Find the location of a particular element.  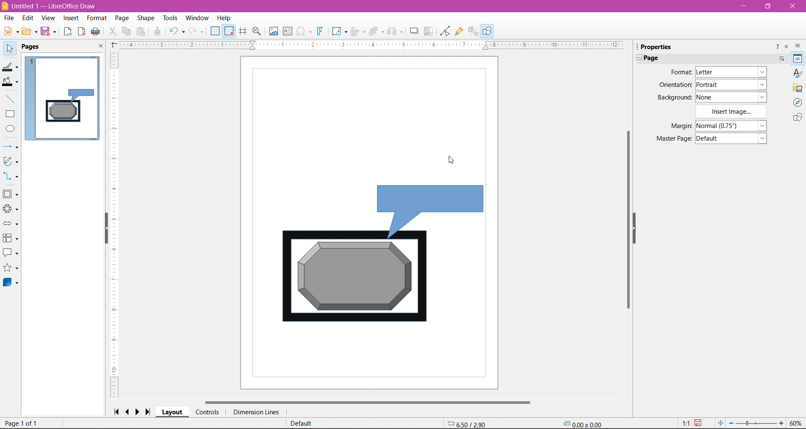

Vertical Scroll bar is located at coordinates (628, 223).